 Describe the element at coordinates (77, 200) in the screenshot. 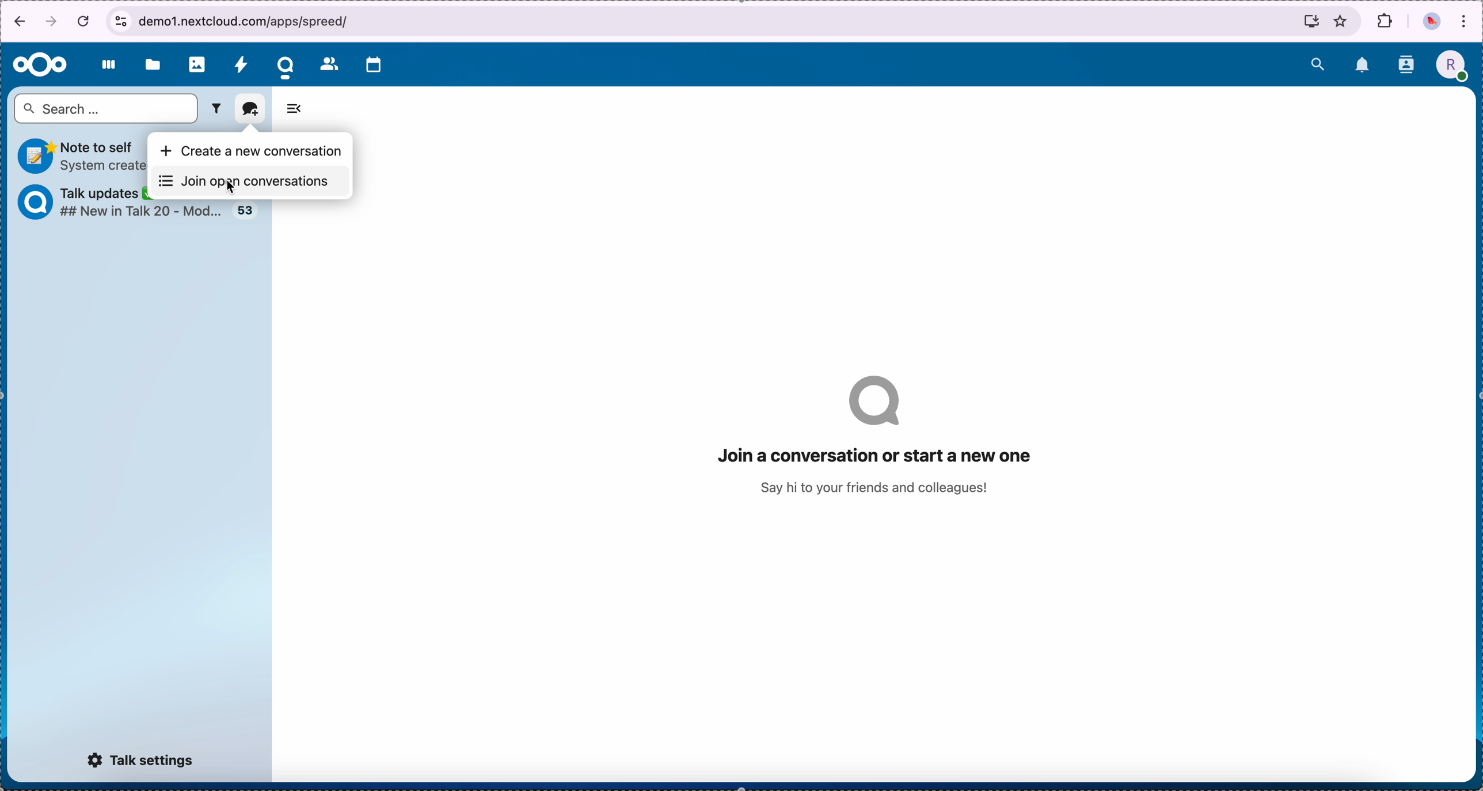

I see `talk updates` at that location.